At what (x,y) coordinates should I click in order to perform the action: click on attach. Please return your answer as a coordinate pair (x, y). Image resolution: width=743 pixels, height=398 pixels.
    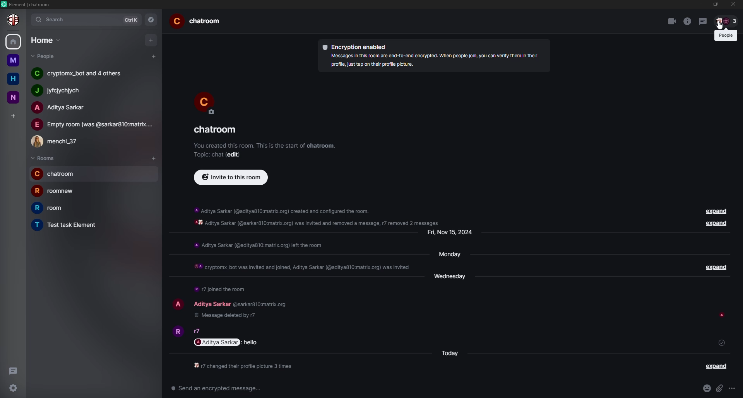
    Looking at the image, I should click on (719, 388).